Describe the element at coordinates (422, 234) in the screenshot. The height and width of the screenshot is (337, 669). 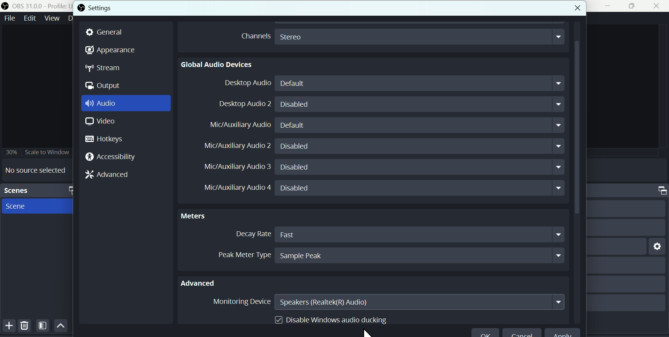
I see `Fast` at that location.